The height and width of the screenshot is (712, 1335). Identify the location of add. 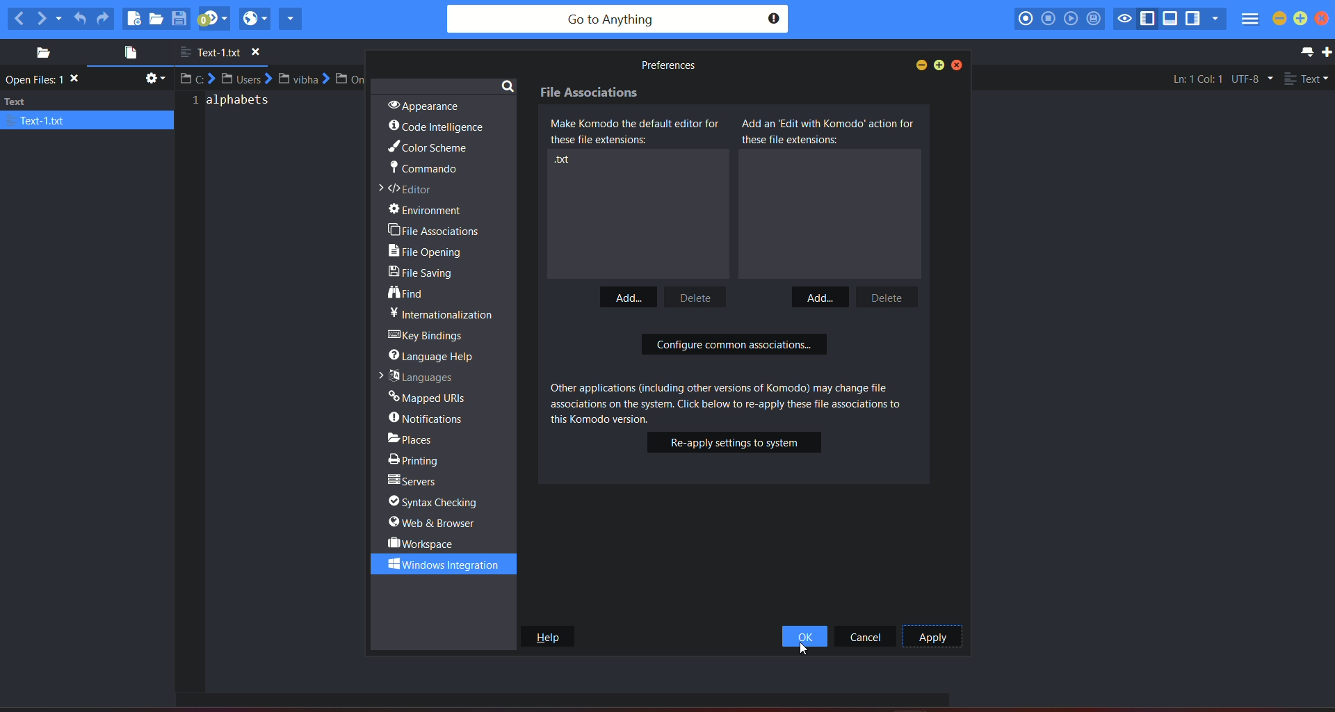
(629, 294).